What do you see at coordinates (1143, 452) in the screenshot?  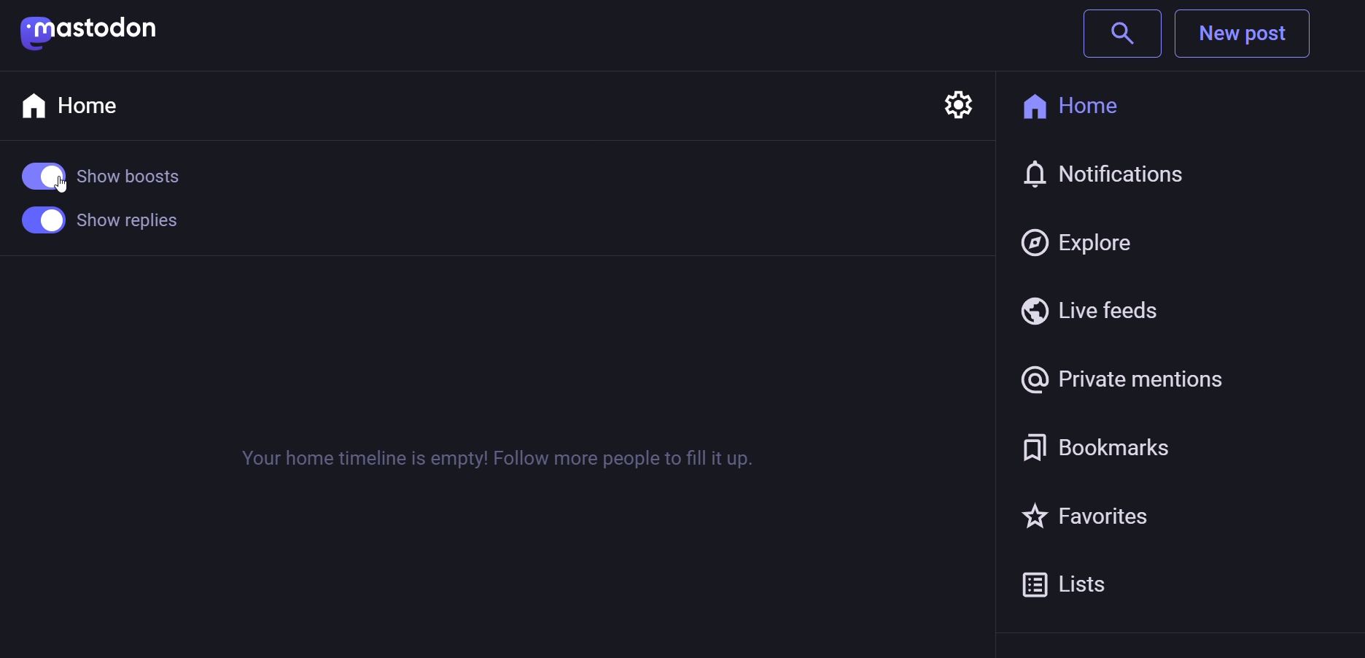 I see `Bookmark` at bounding box center [1143, 452].